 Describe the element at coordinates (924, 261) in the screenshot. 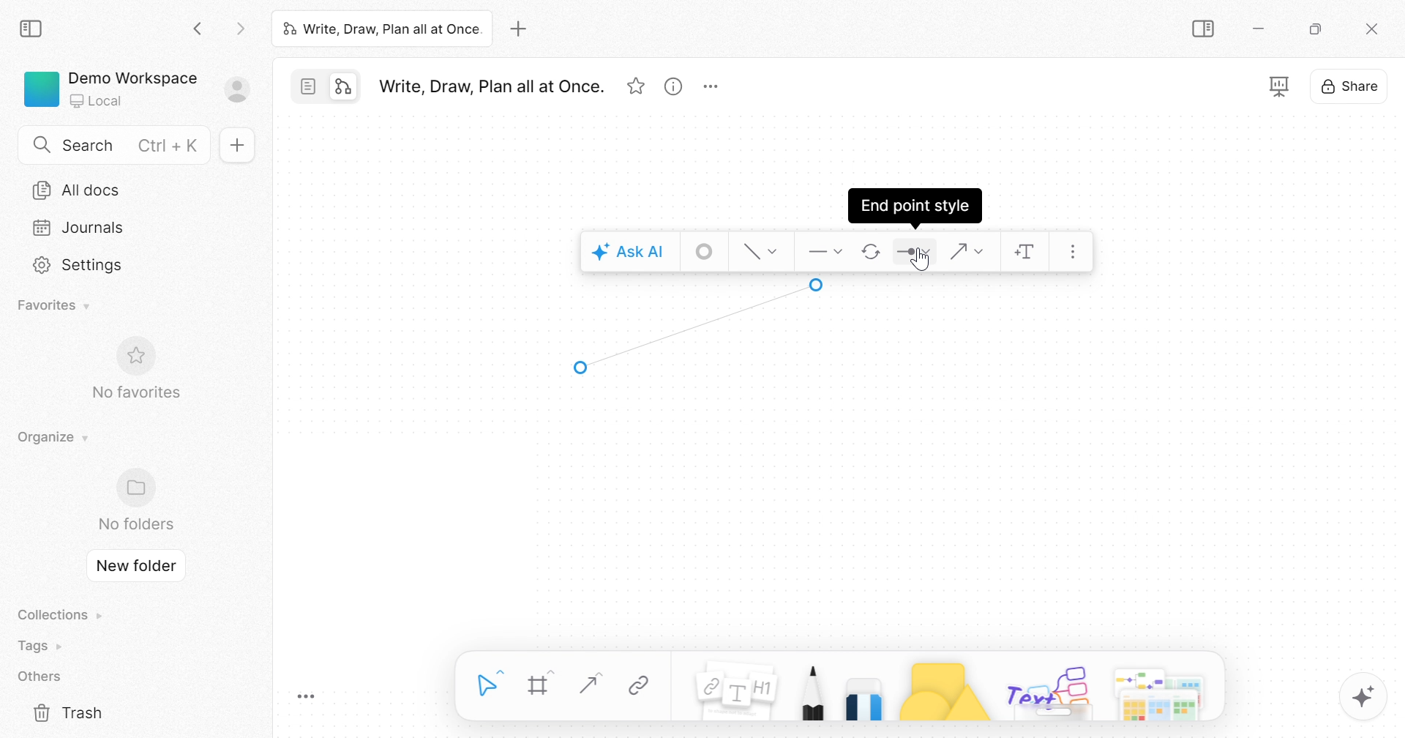

I see `cursor` at that location.